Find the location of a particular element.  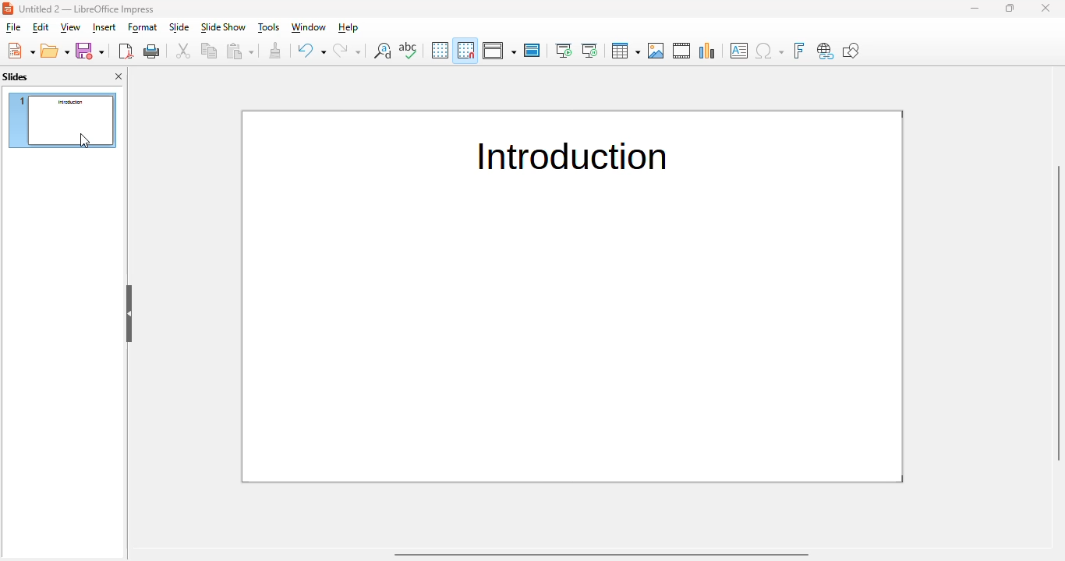

table is located at coordinates (625, 51).